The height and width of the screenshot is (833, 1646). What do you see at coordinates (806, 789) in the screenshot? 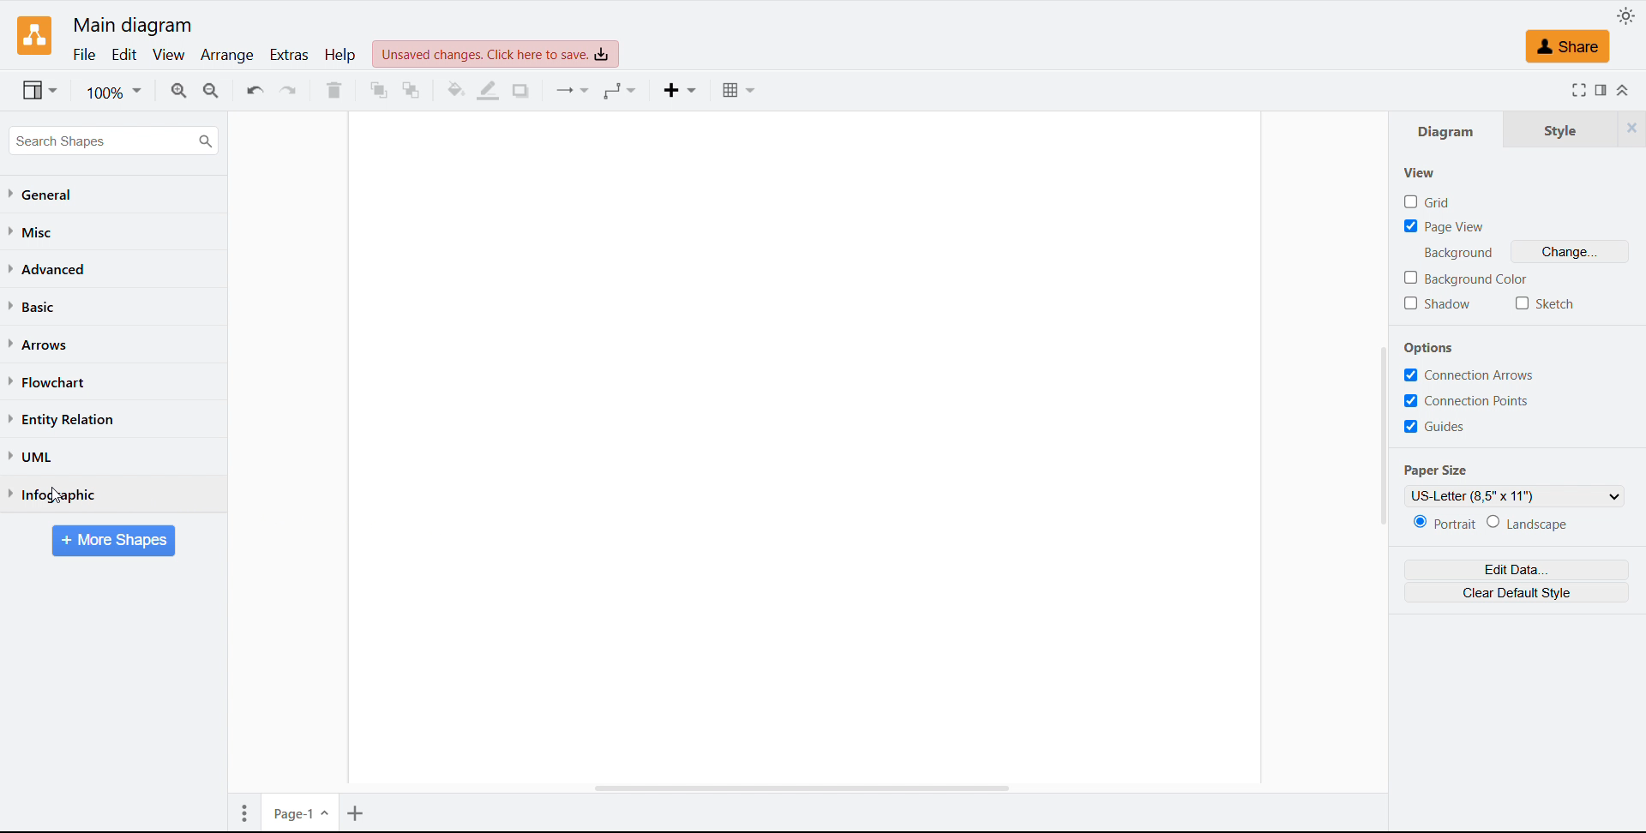
I see `Horizontal scroll bar ` at bounding box center [806, 789].